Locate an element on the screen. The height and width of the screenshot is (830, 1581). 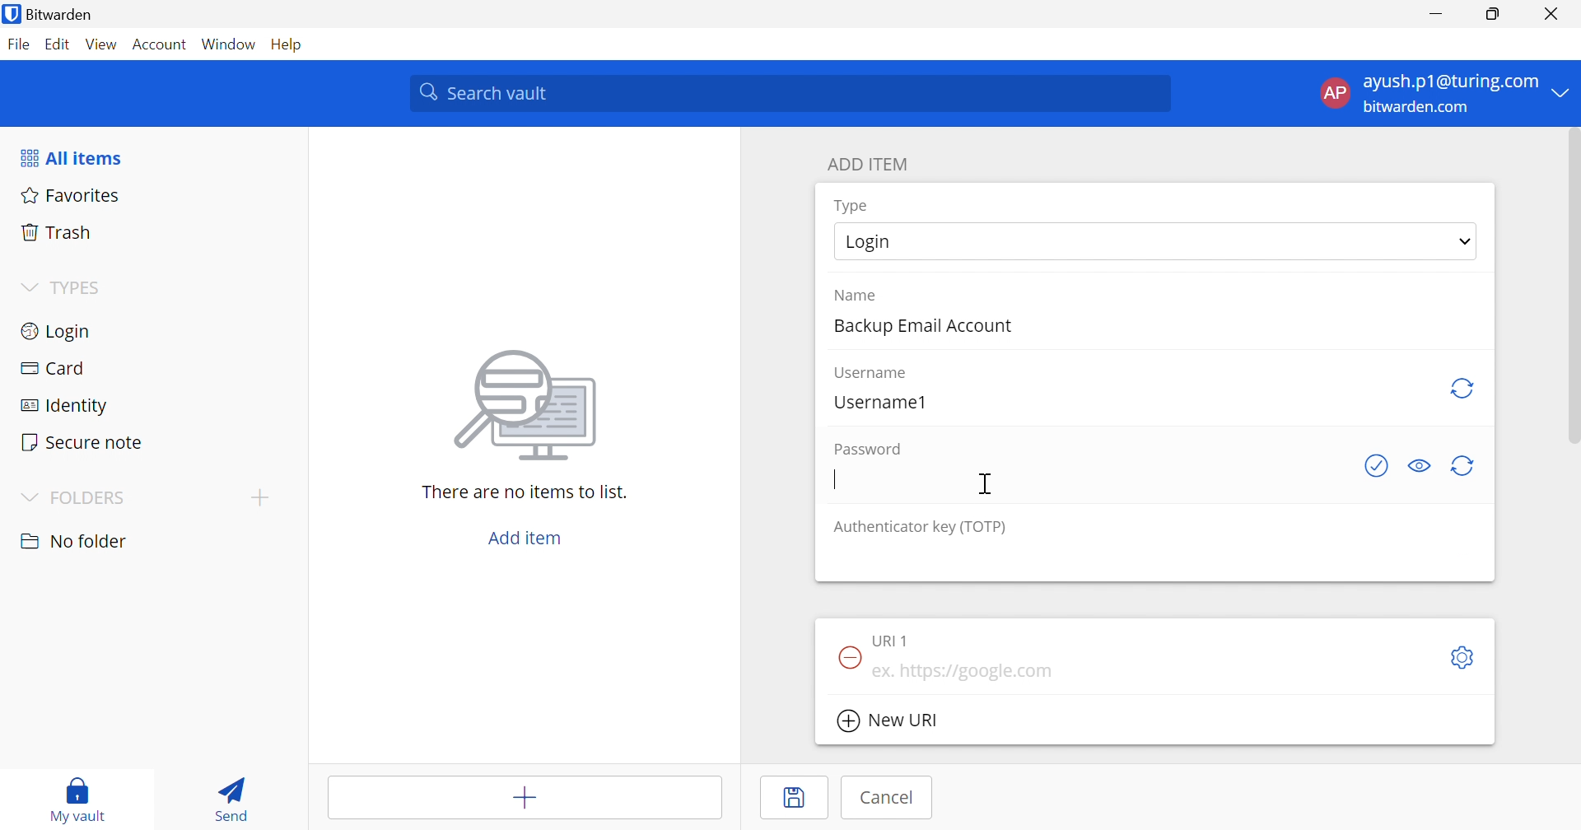
Identity is located at coordinates (58, 408).